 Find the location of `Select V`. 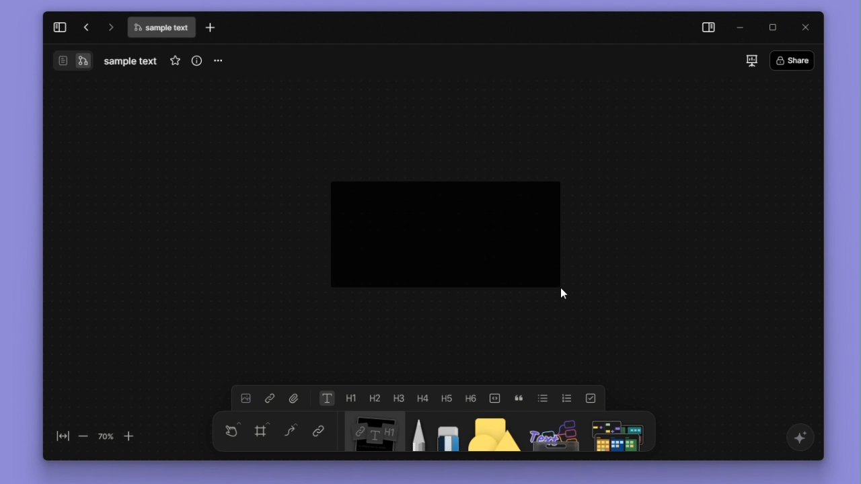

Select V is located at coordinates (229, 429).